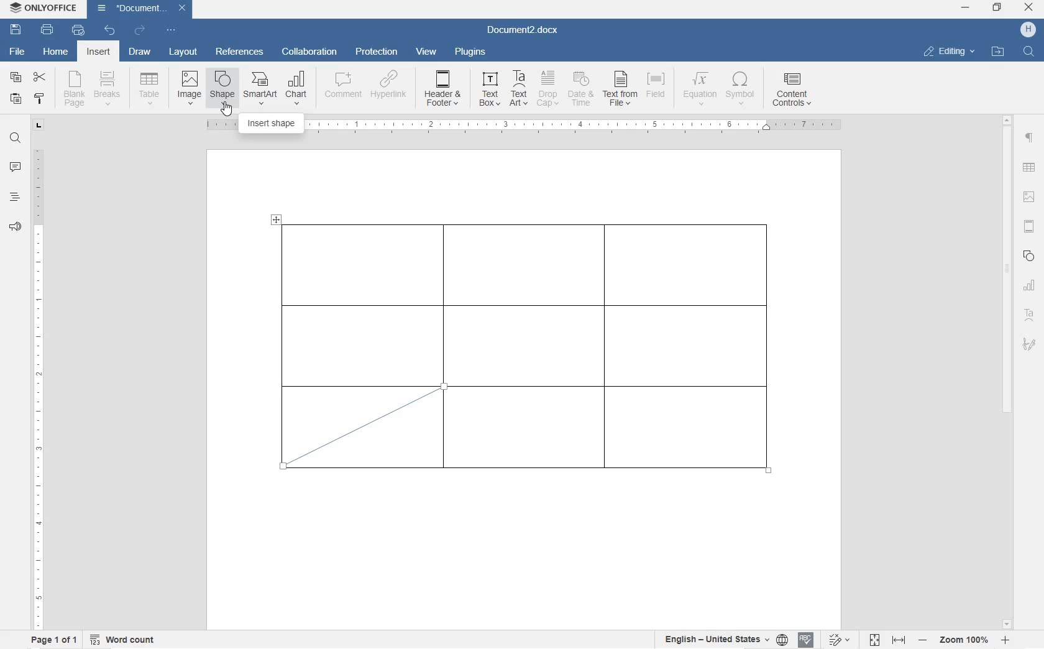  I want to click on blank page, so click(73, 90).